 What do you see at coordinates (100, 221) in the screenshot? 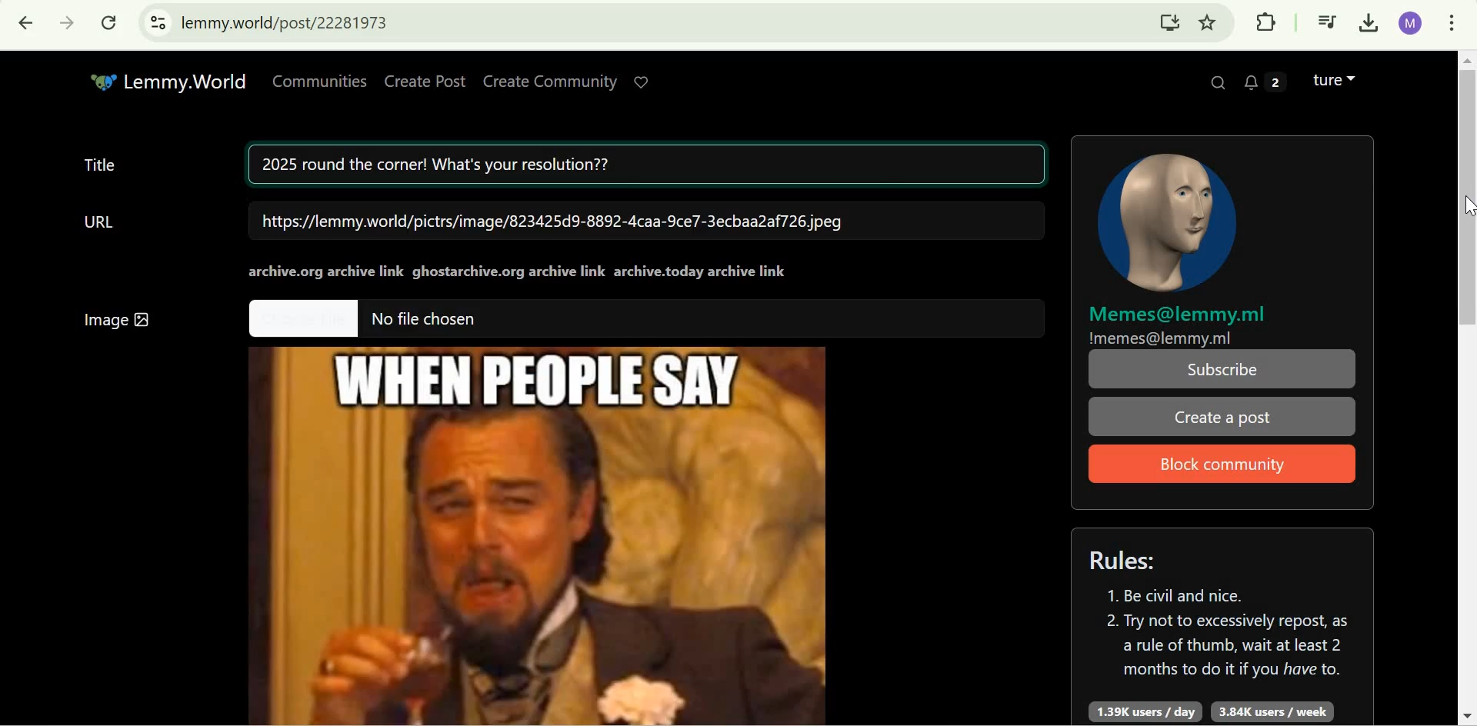
I see `URL` at bounding box center [100, 221].